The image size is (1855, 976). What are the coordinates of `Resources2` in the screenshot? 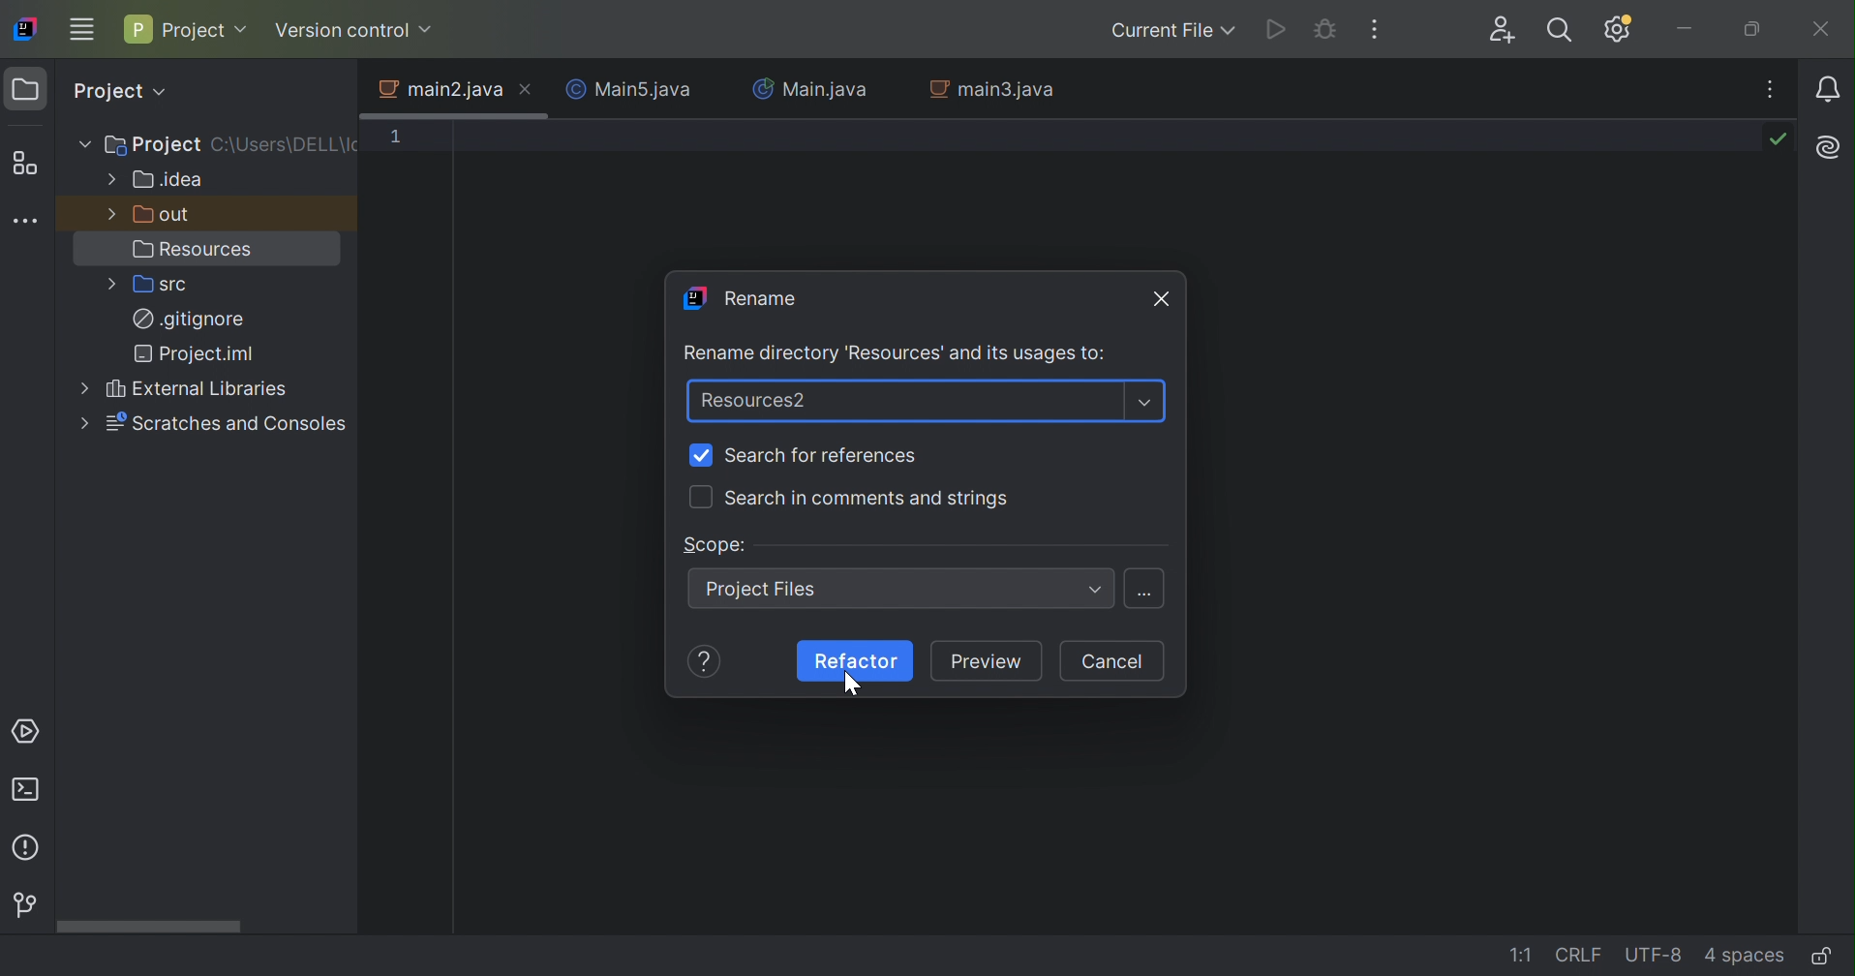 It's located at (755, 401).